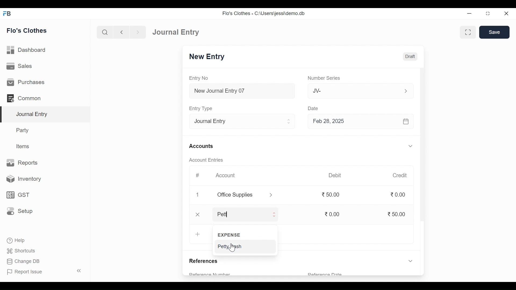 The height and width of the screenshot is (290, 516). What do you see at coordinates (334, 175) in the screenshot?
I see `Debit` at bounding box center [334, 175].